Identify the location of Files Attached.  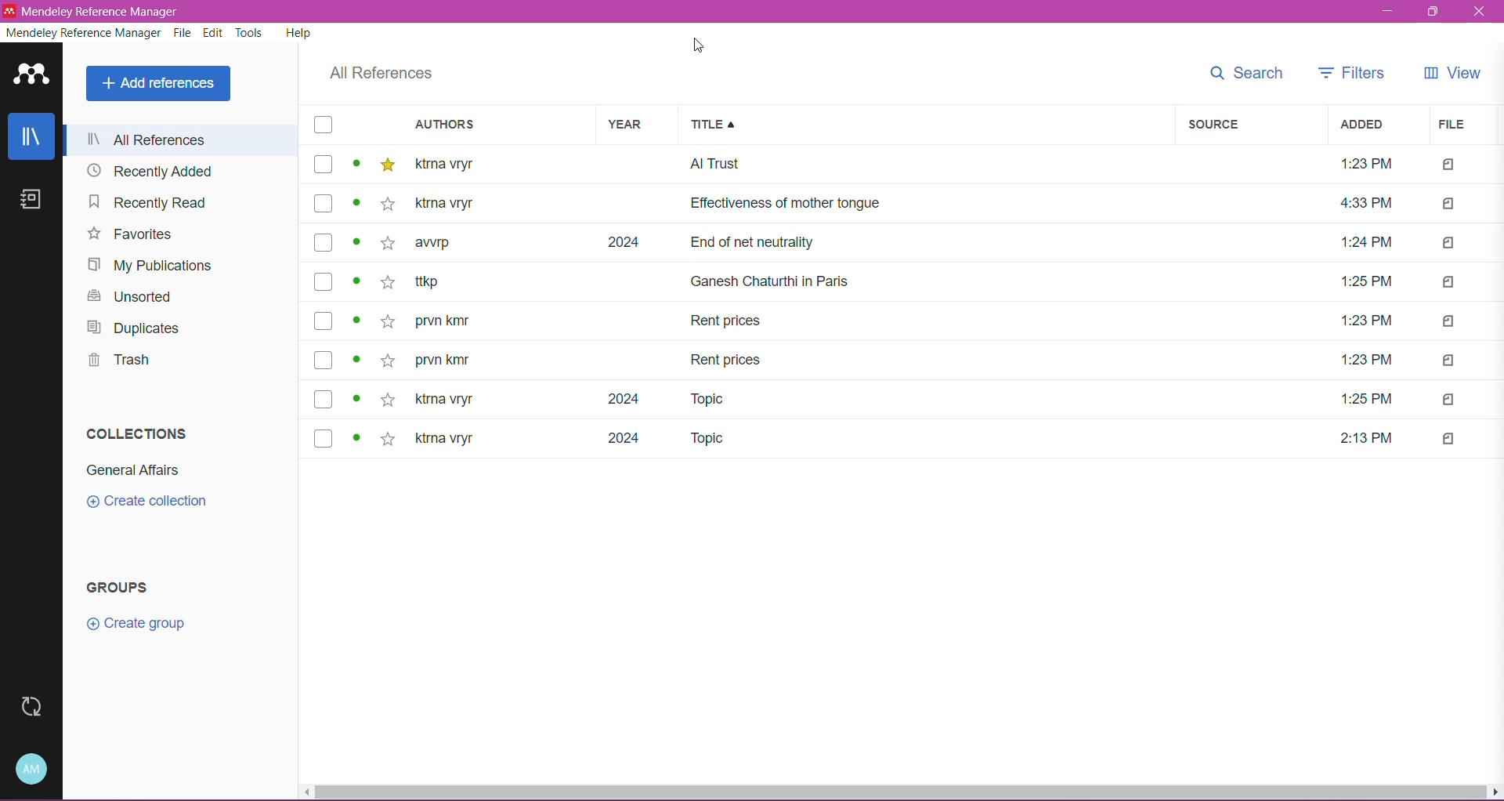
(1463, 300).